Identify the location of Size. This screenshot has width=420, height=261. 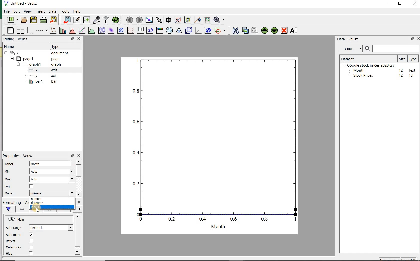
(402, 58).